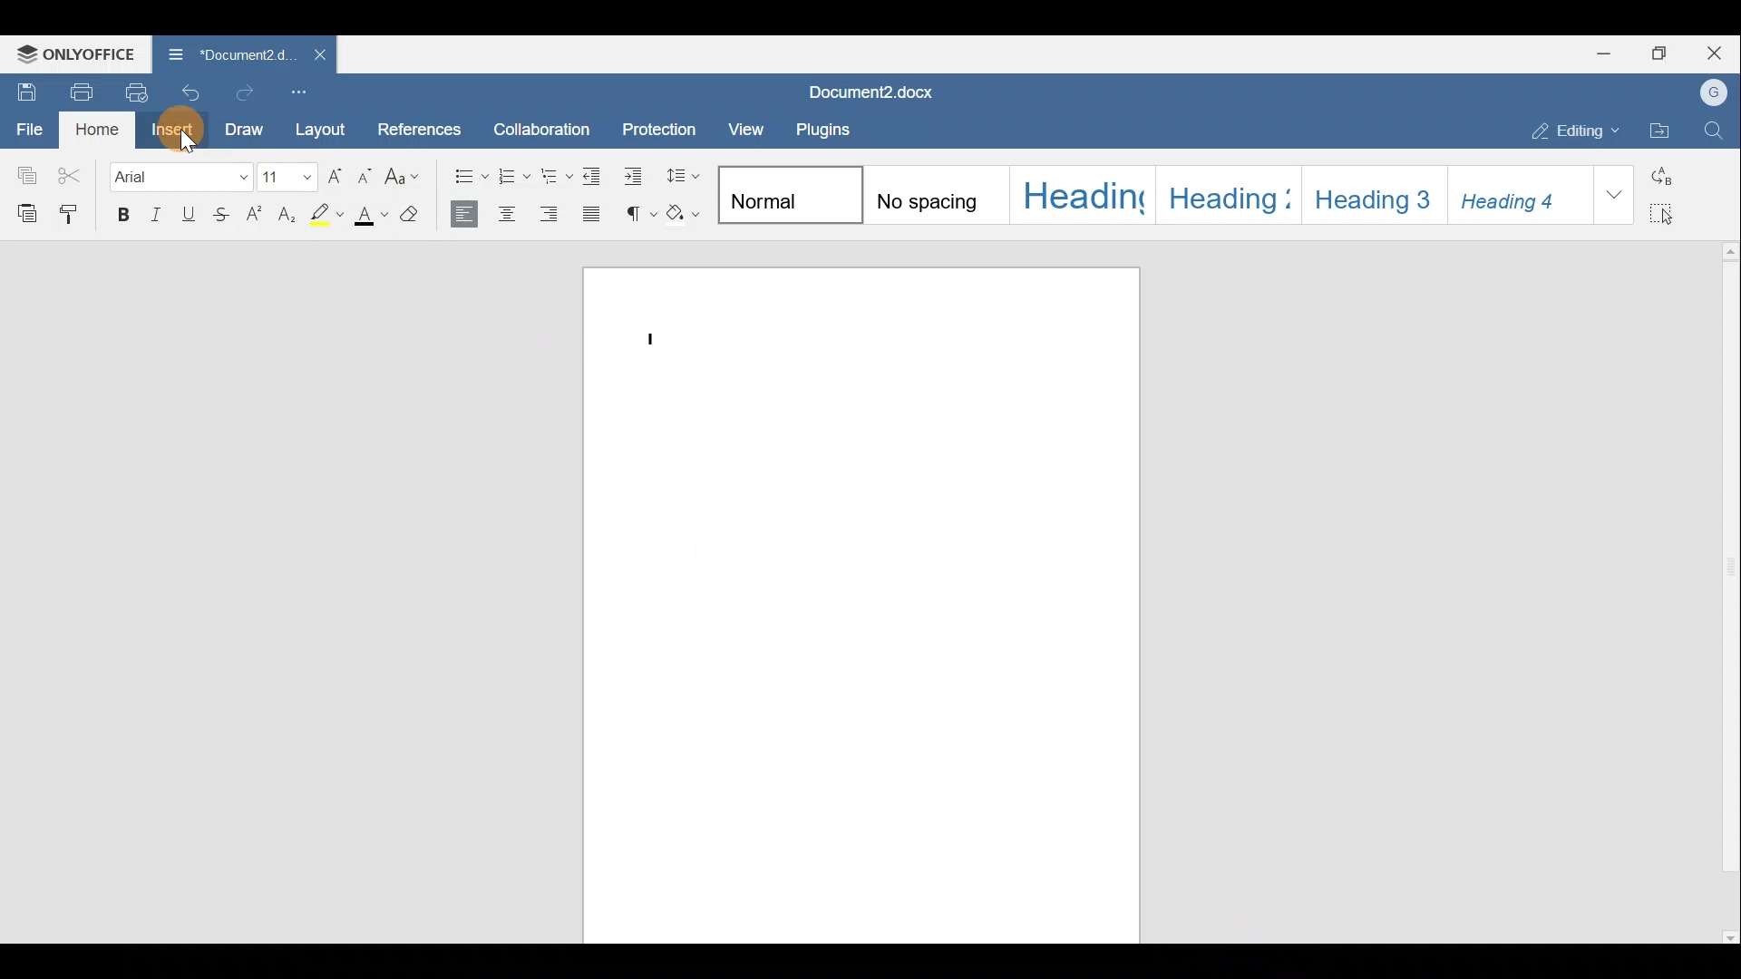 Image resolution: width=1741 pixels, height=979 pixels. What do you see at coordinates (1610, 199) in the screenshot?
I see `More` at bounding box center [1610, 199].